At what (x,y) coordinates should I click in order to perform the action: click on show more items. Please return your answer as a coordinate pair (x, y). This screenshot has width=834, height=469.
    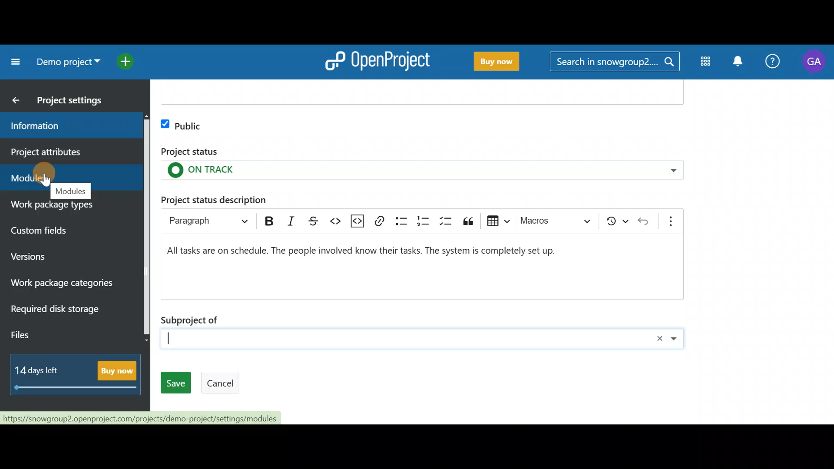
    Looking at the image, I should click on (675, 218).